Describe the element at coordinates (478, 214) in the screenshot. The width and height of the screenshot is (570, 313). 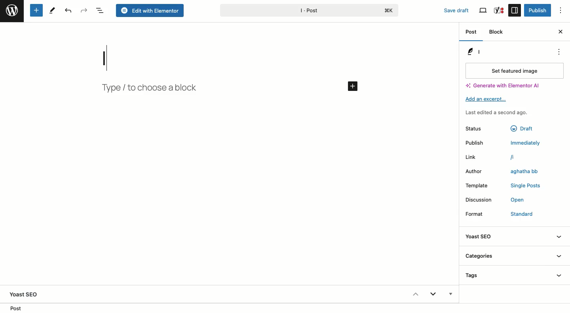
I see `Format` at that location.